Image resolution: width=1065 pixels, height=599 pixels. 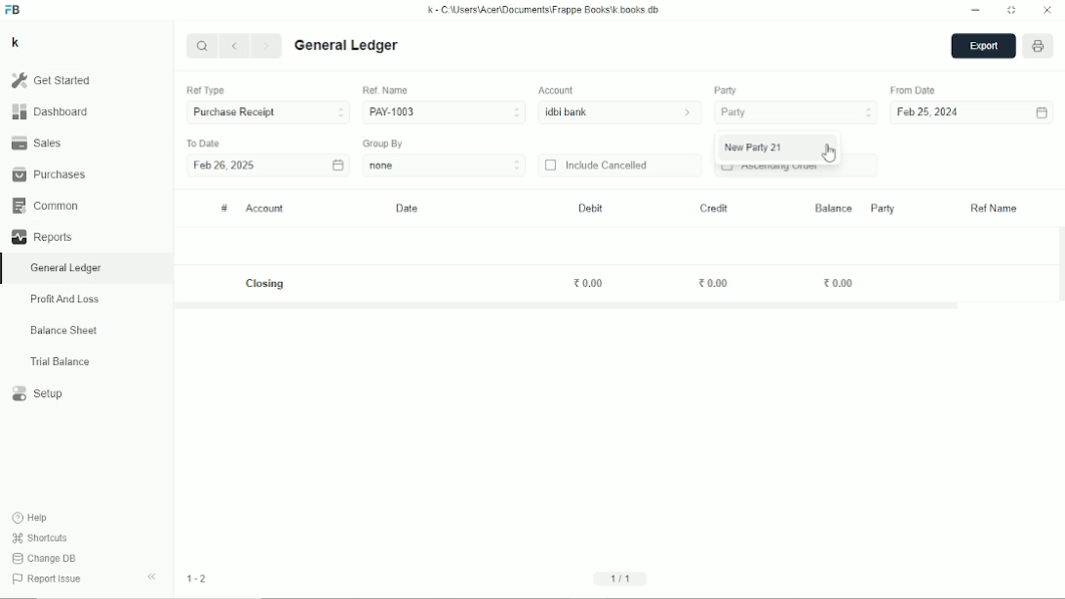 I want to click on Group by, so click(x=384, y=143).